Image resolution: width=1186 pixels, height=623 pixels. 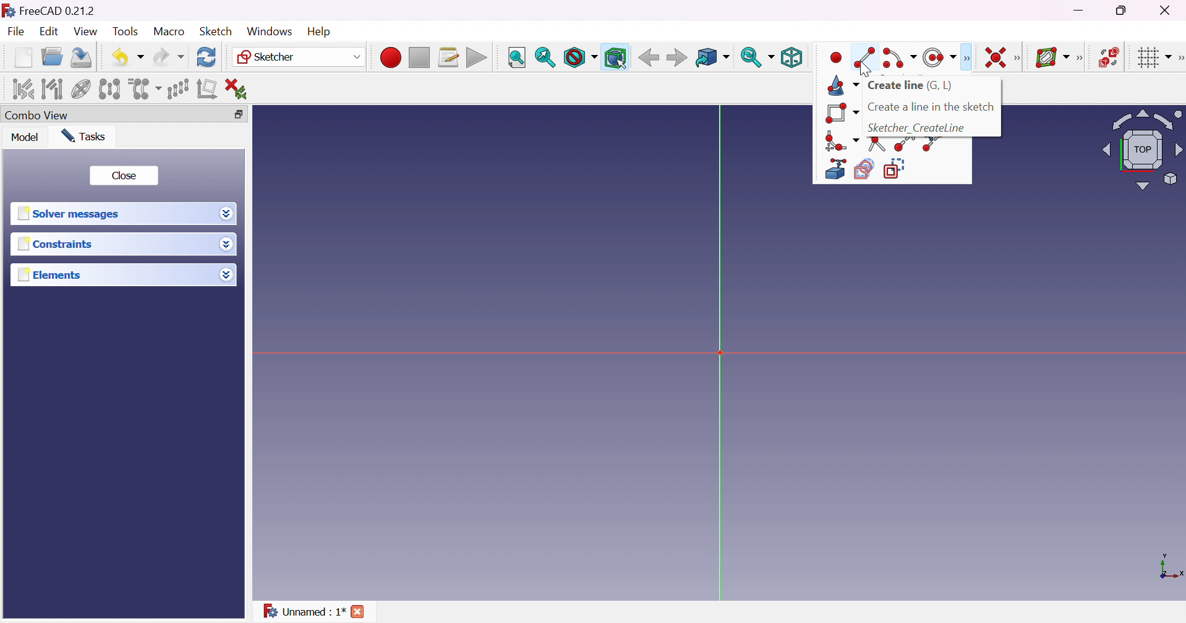 What do you see at coordinates (917, 127) in the screenshot?
I see `Sketcher_CreateLine` at bounding box center [917, 127].